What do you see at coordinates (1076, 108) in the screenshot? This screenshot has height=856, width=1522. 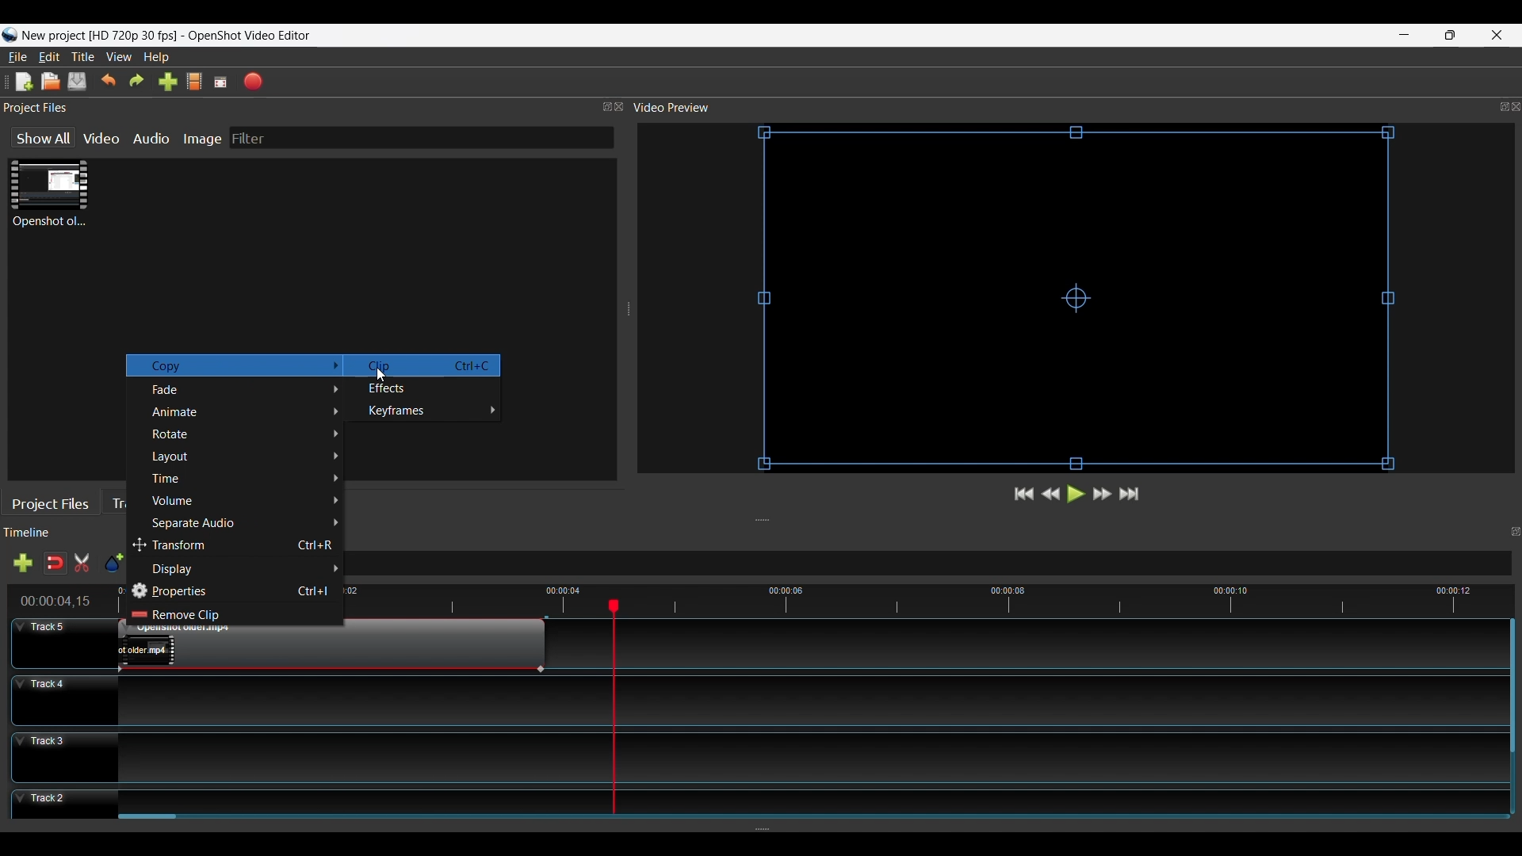 I see `Video Preview` at bounding box center [1076, 108].